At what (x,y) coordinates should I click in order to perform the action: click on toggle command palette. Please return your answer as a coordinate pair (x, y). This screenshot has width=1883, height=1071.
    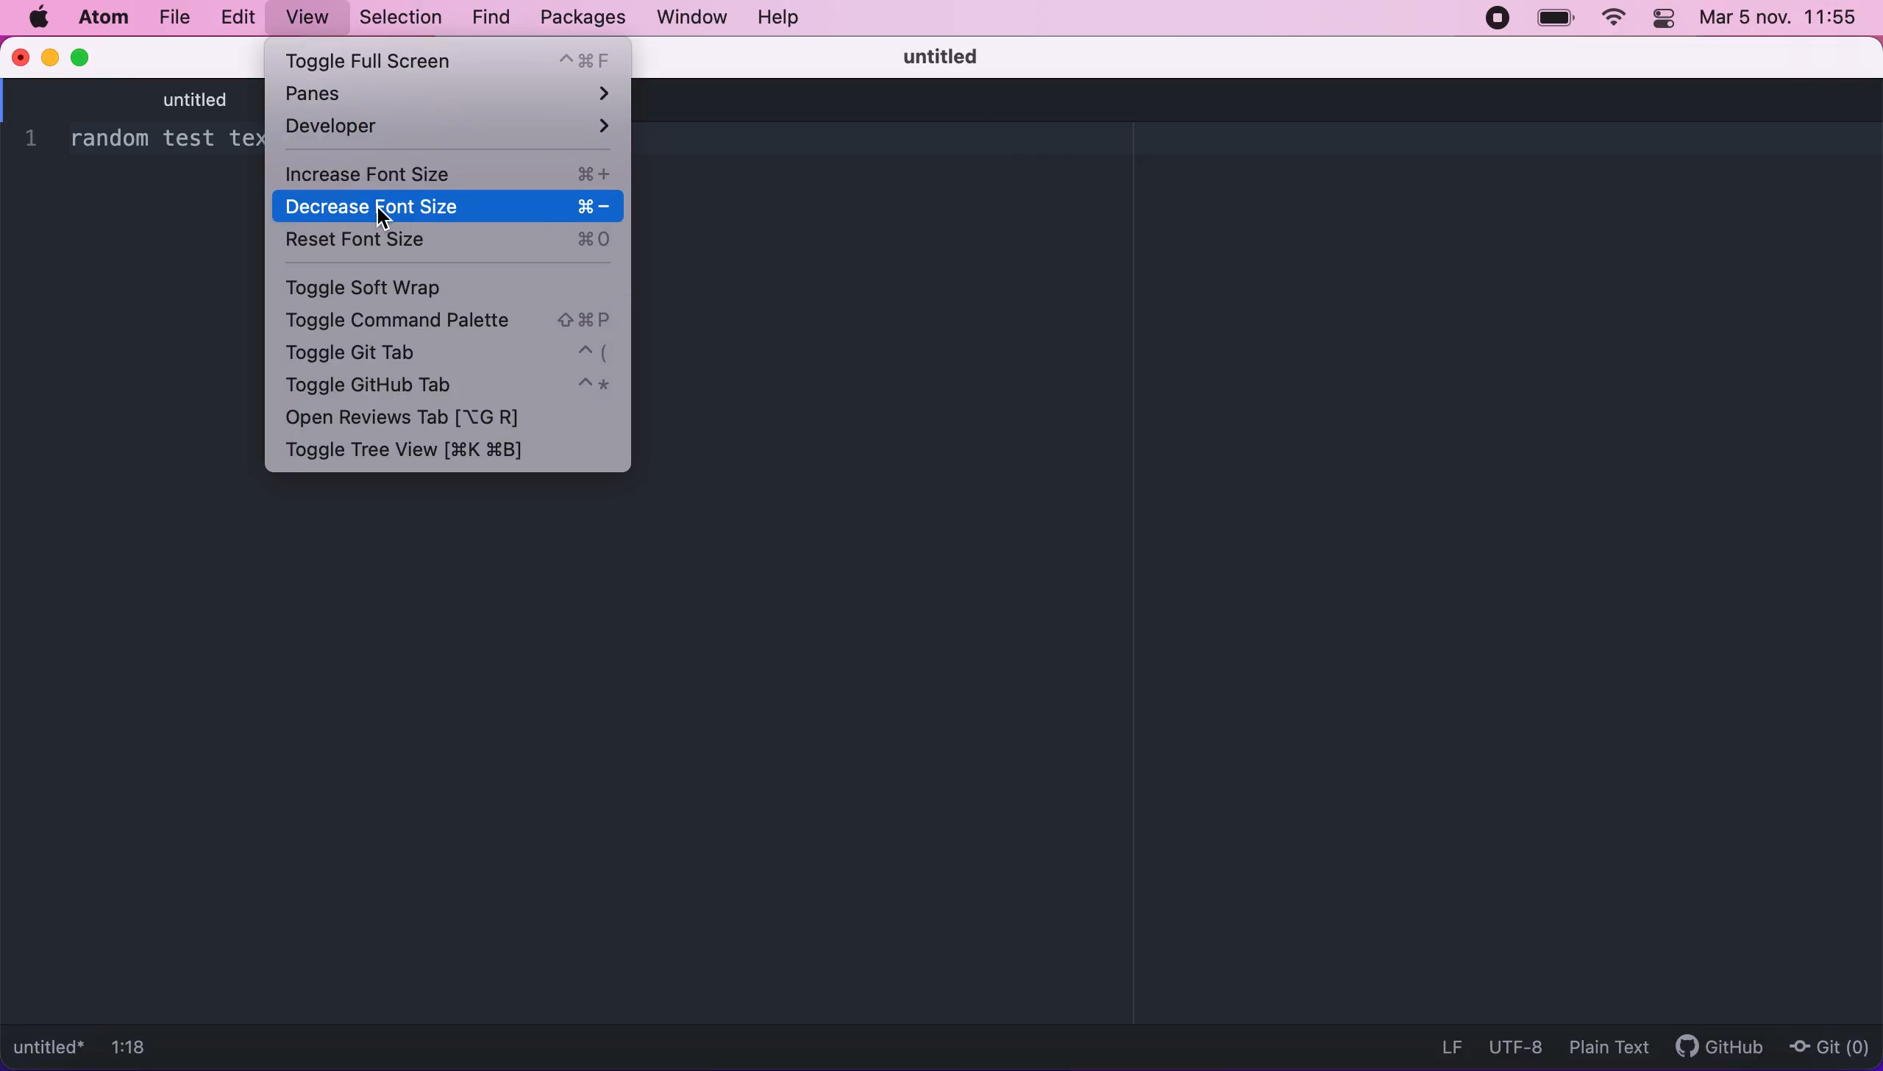
    Looking at the image, I should click on (449, 322).